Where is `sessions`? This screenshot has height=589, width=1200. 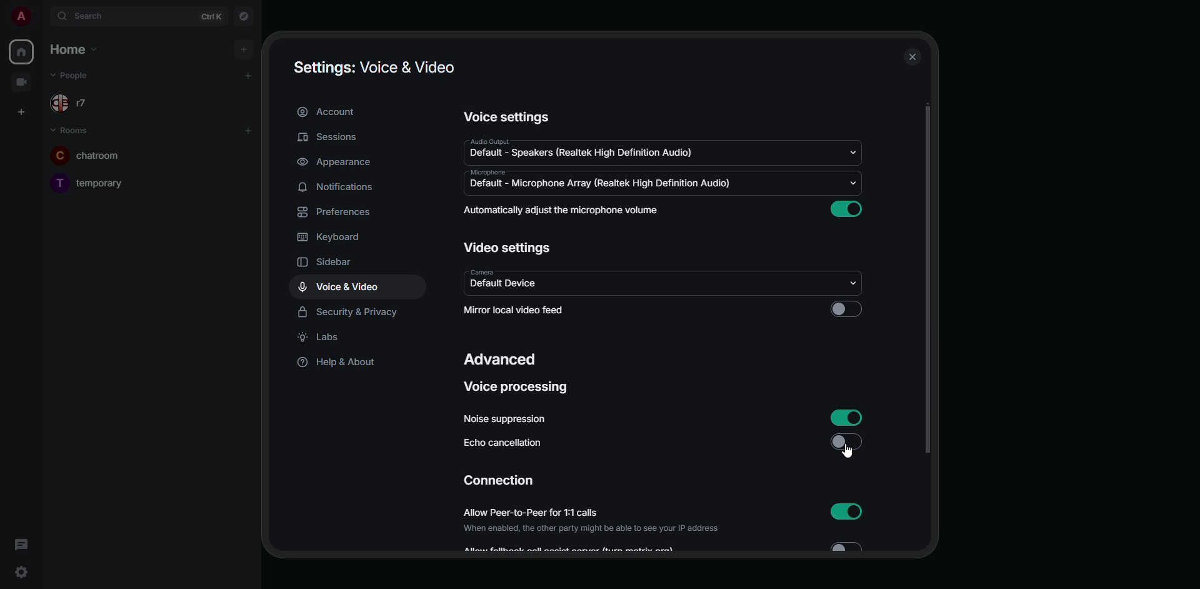 sessions is located at coordinates (334, 136).